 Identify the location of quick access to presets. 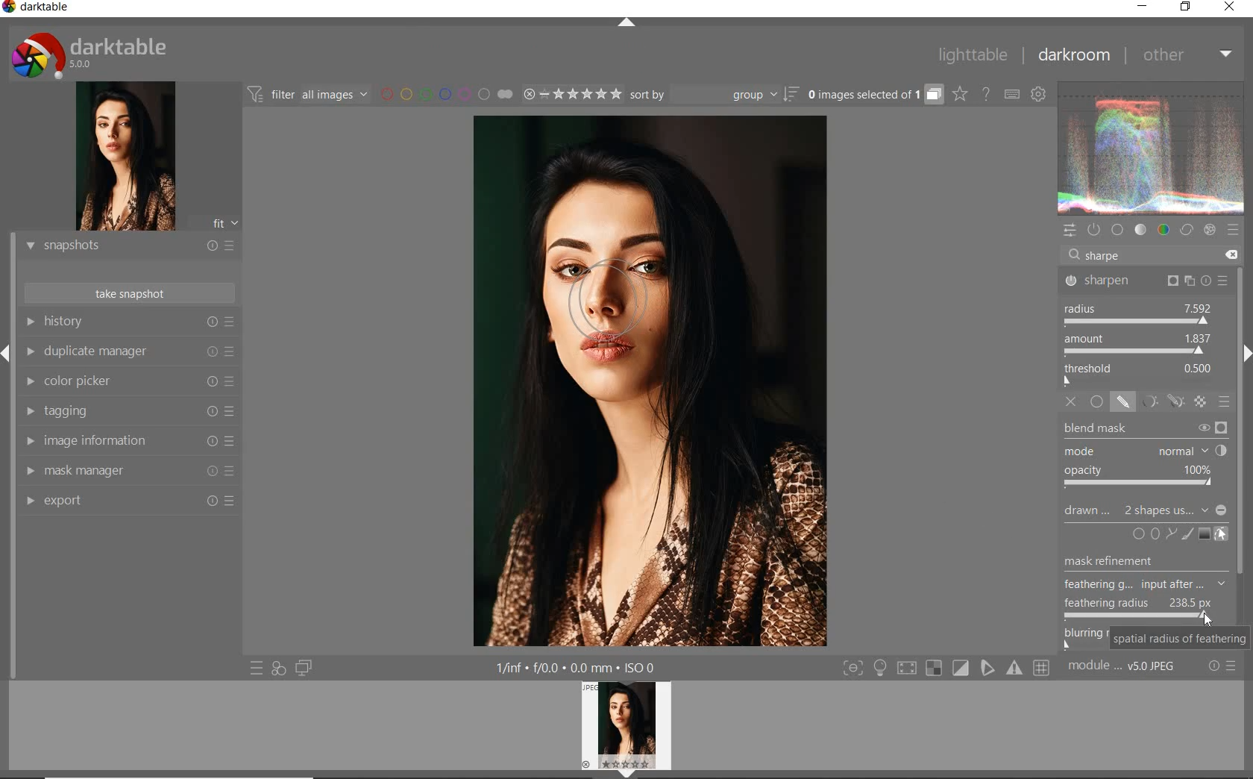
(254, 668).